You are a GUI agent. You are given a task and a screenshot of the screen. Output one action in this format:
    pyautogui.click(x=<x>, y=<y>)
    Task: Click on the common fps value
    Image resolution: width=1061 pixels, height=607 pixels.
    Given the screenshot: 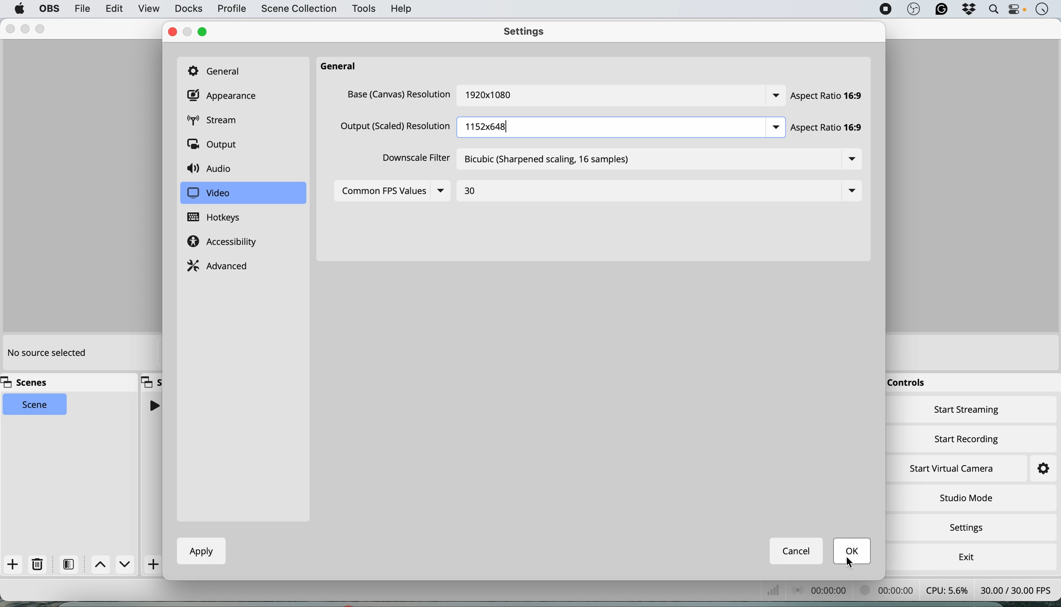 What is the action you would take?
    pyautogui.click(x=380, y=192)
    